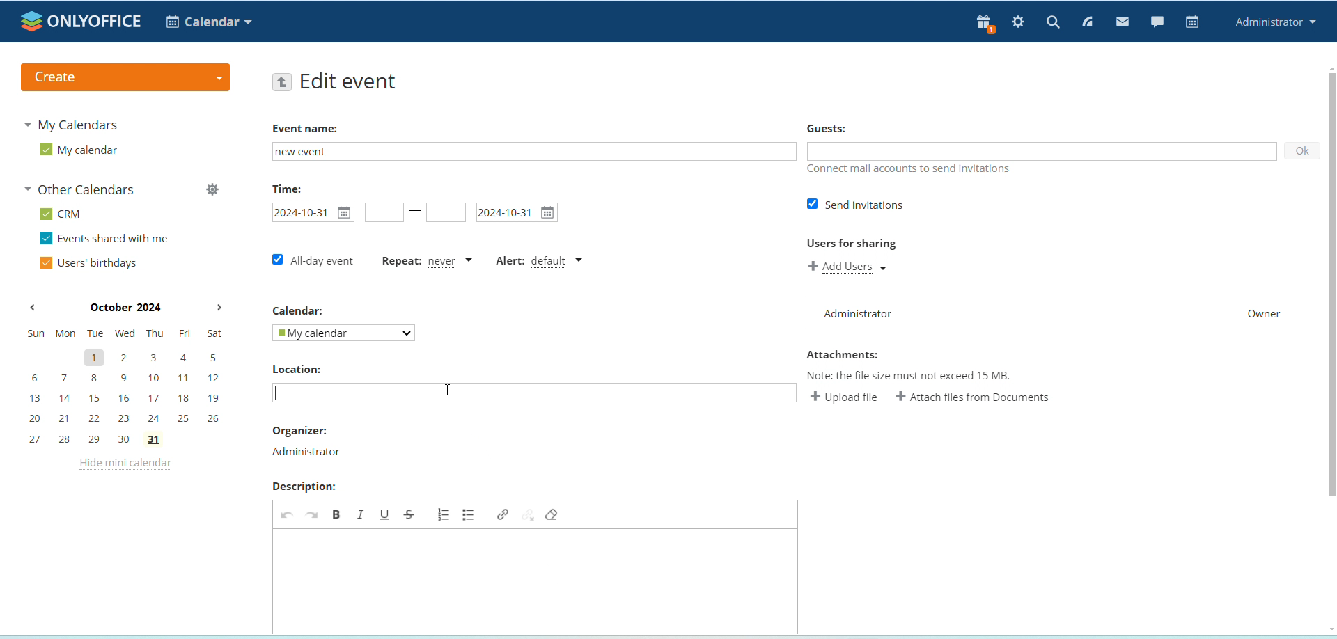 The height and width of the screenshot is (639, 1337). What do you see at coordinates (553, 514) in the screenshot?
I see `remove format` at bounding box center [553, 514].